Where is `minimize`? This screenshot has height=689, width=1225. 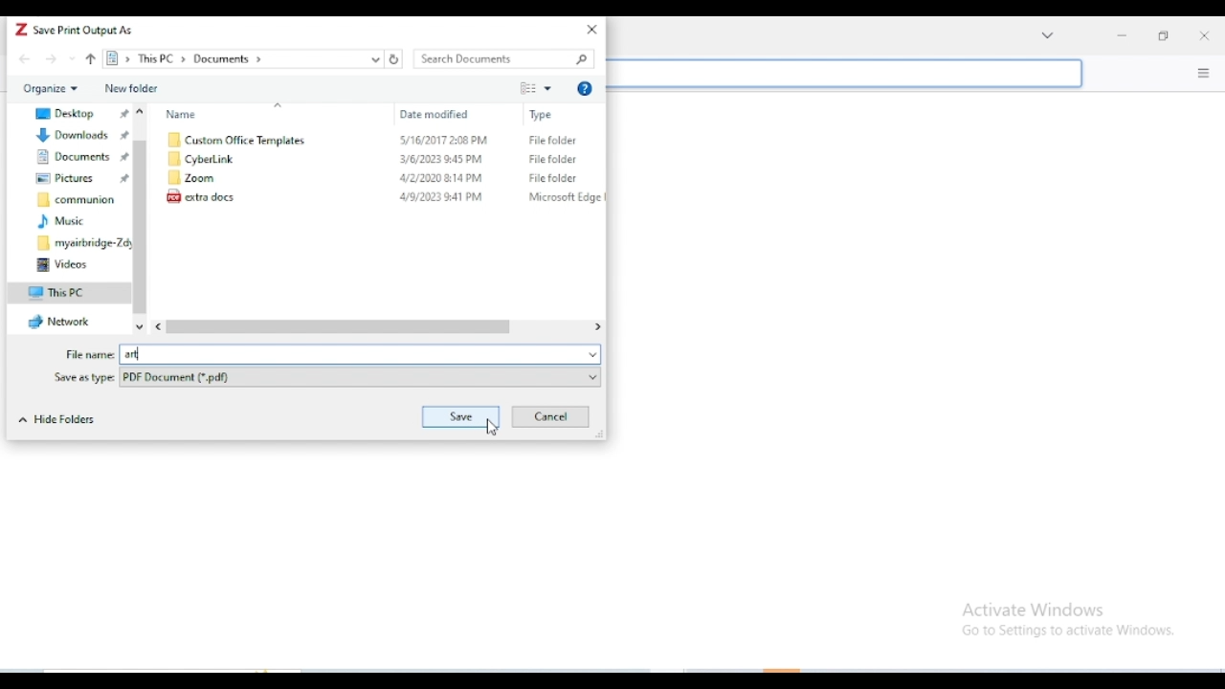
minimize is located at coordinates (1123, 33).